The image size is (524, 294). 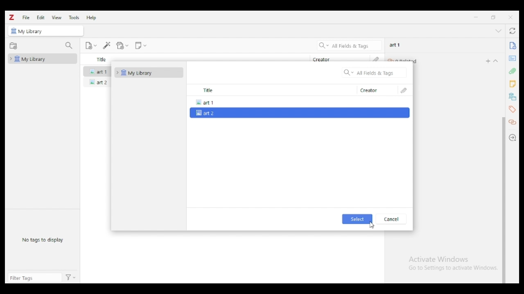 What do you see at coordinates (391, 219) in the screenshot?
I see `cancel` at bounding box center [391, 219].